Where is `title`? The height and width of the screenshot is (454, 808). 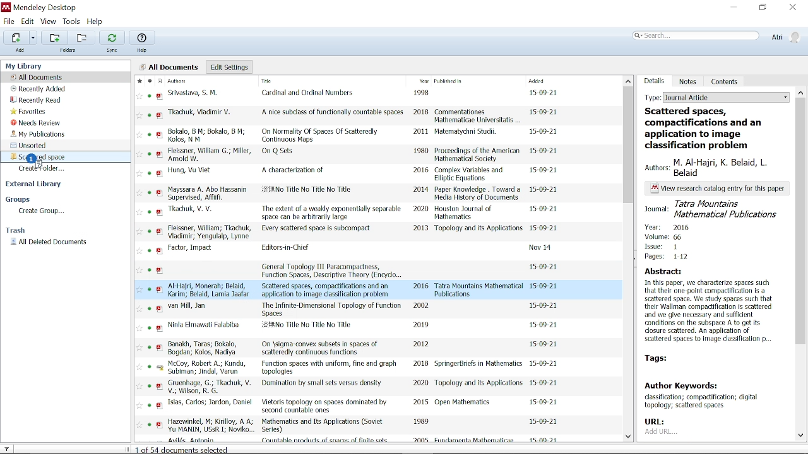
title is located at coordinates (308, 191).